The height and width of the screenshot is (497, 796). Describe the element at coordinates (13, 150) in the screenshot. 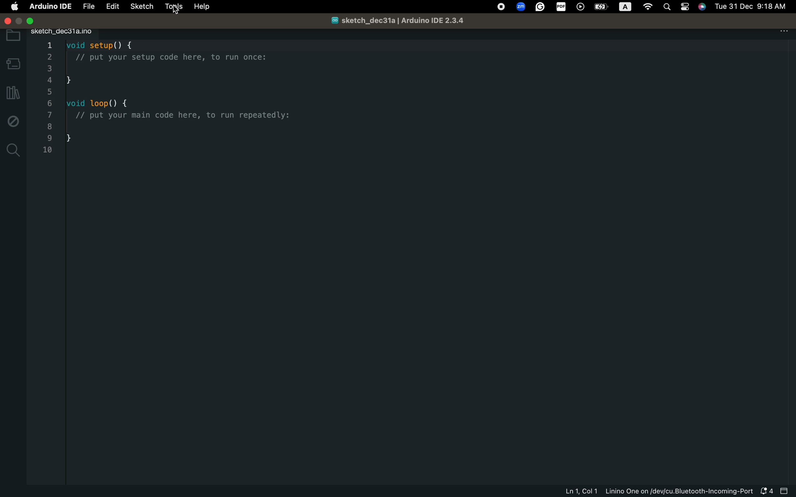

I see `search` at that location.